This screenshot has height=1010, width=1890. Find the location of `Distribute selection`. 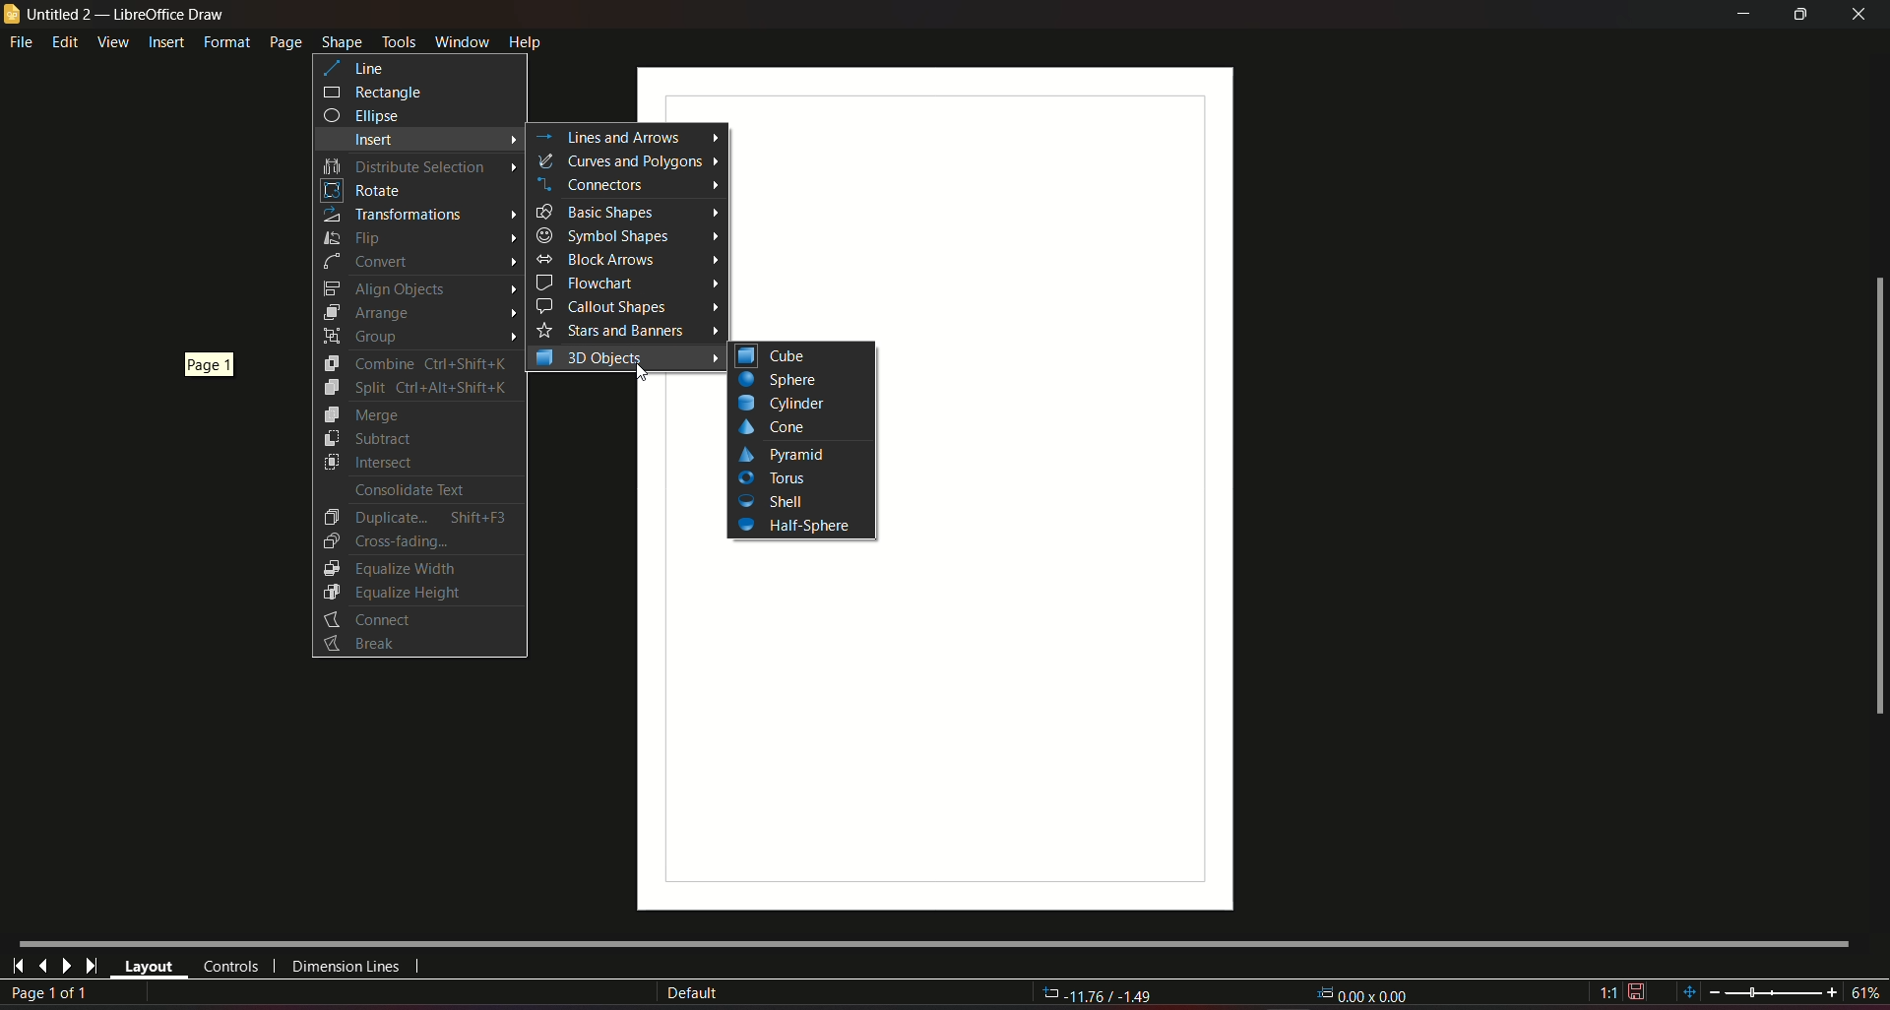

Distribute selection is located at coordinates (407, 166).